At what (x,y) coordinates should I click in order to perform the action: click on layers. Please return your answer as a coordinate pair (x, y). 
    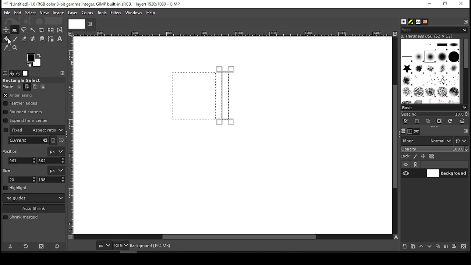
    Looking at the image, I should click on (403, 131).